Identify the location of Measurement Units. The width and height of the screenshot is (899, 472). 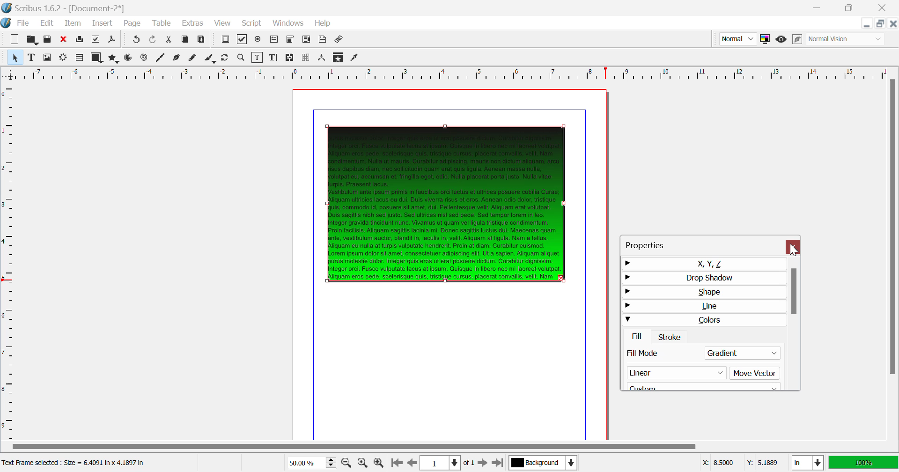
(808, 464).